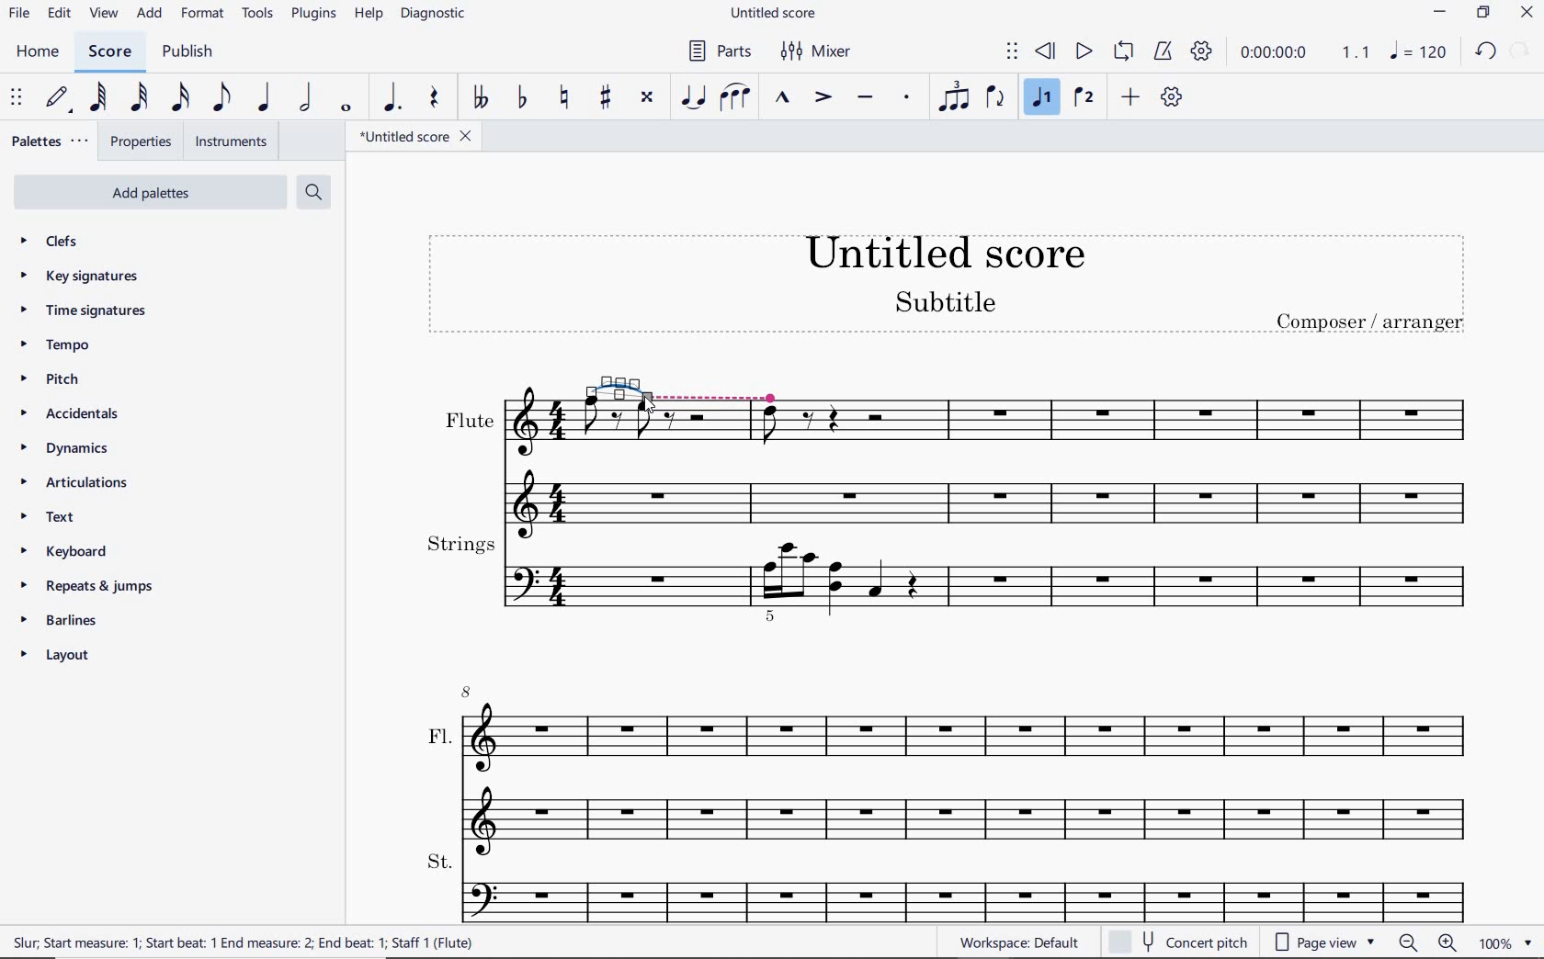 The image size is (1544, 959). Describe the element at coordinates (1482, 13) in the screenshot. I see `restore down` at that location.